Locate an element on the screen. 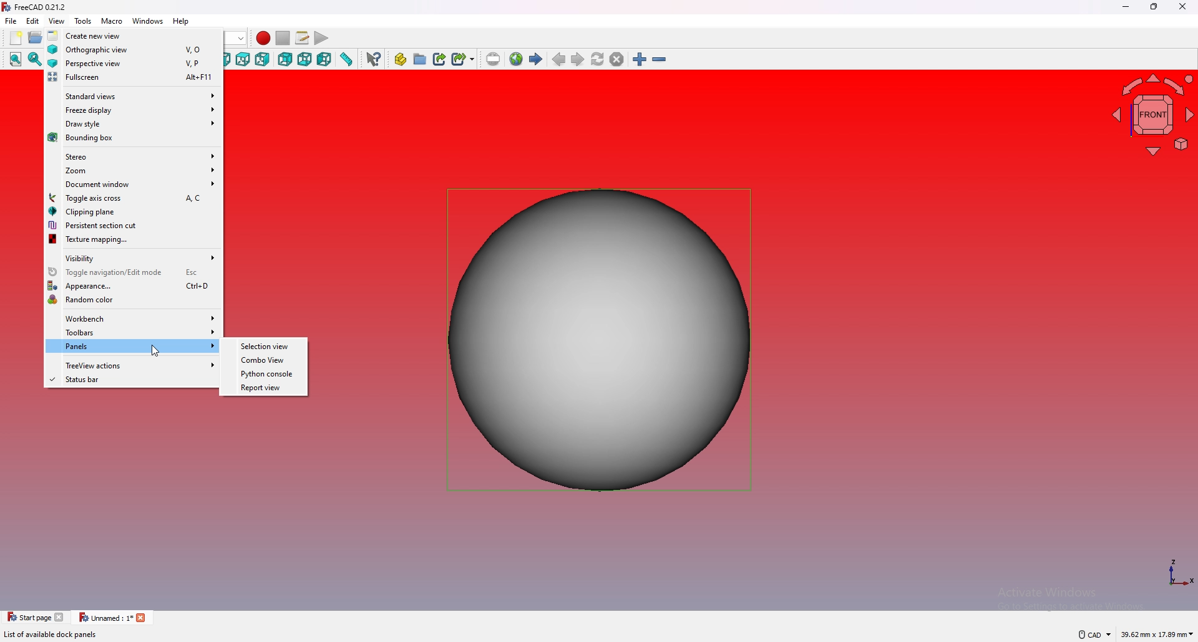  tools is located at coordinates (84, 21).